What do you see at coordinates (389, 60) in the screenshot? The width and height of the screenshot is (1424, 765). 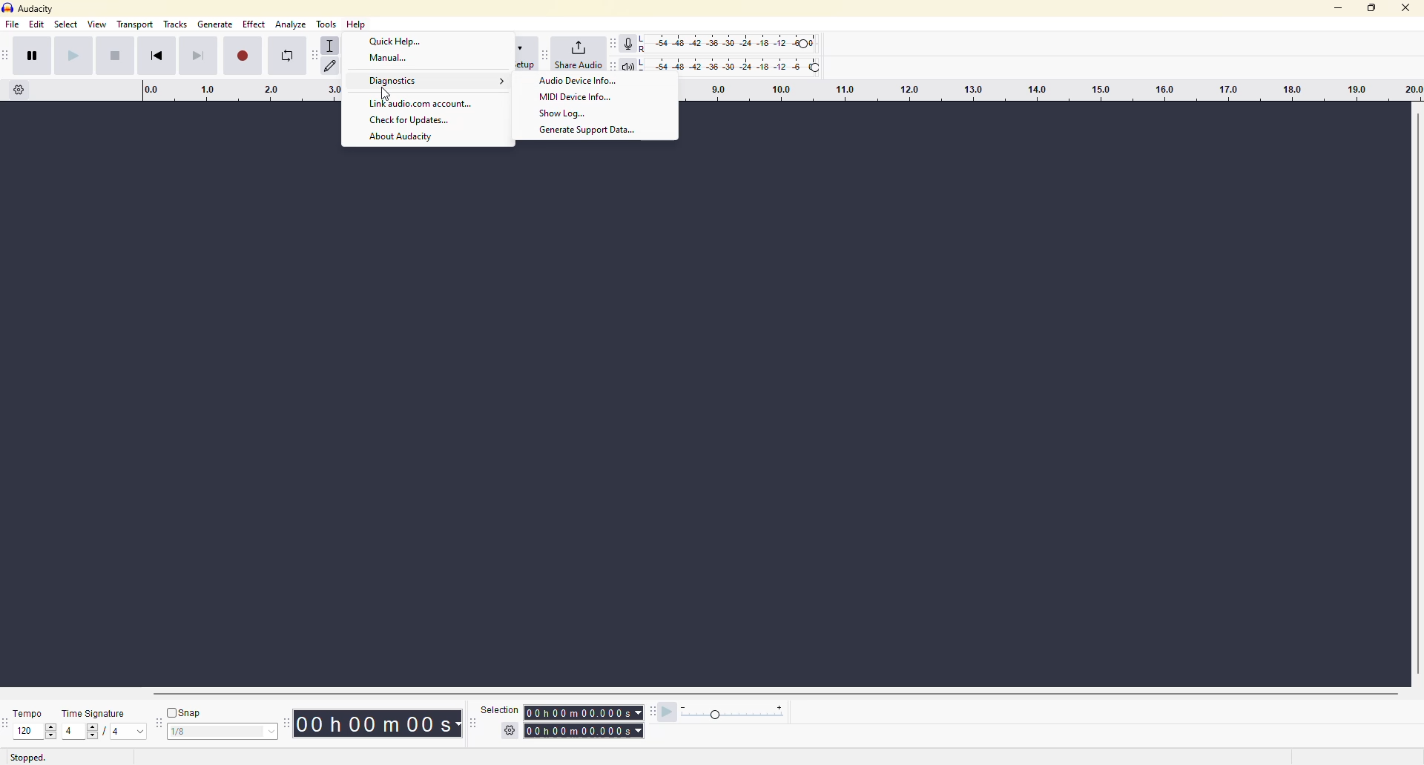 I see `Manual.` at bounding box center [389, 60].